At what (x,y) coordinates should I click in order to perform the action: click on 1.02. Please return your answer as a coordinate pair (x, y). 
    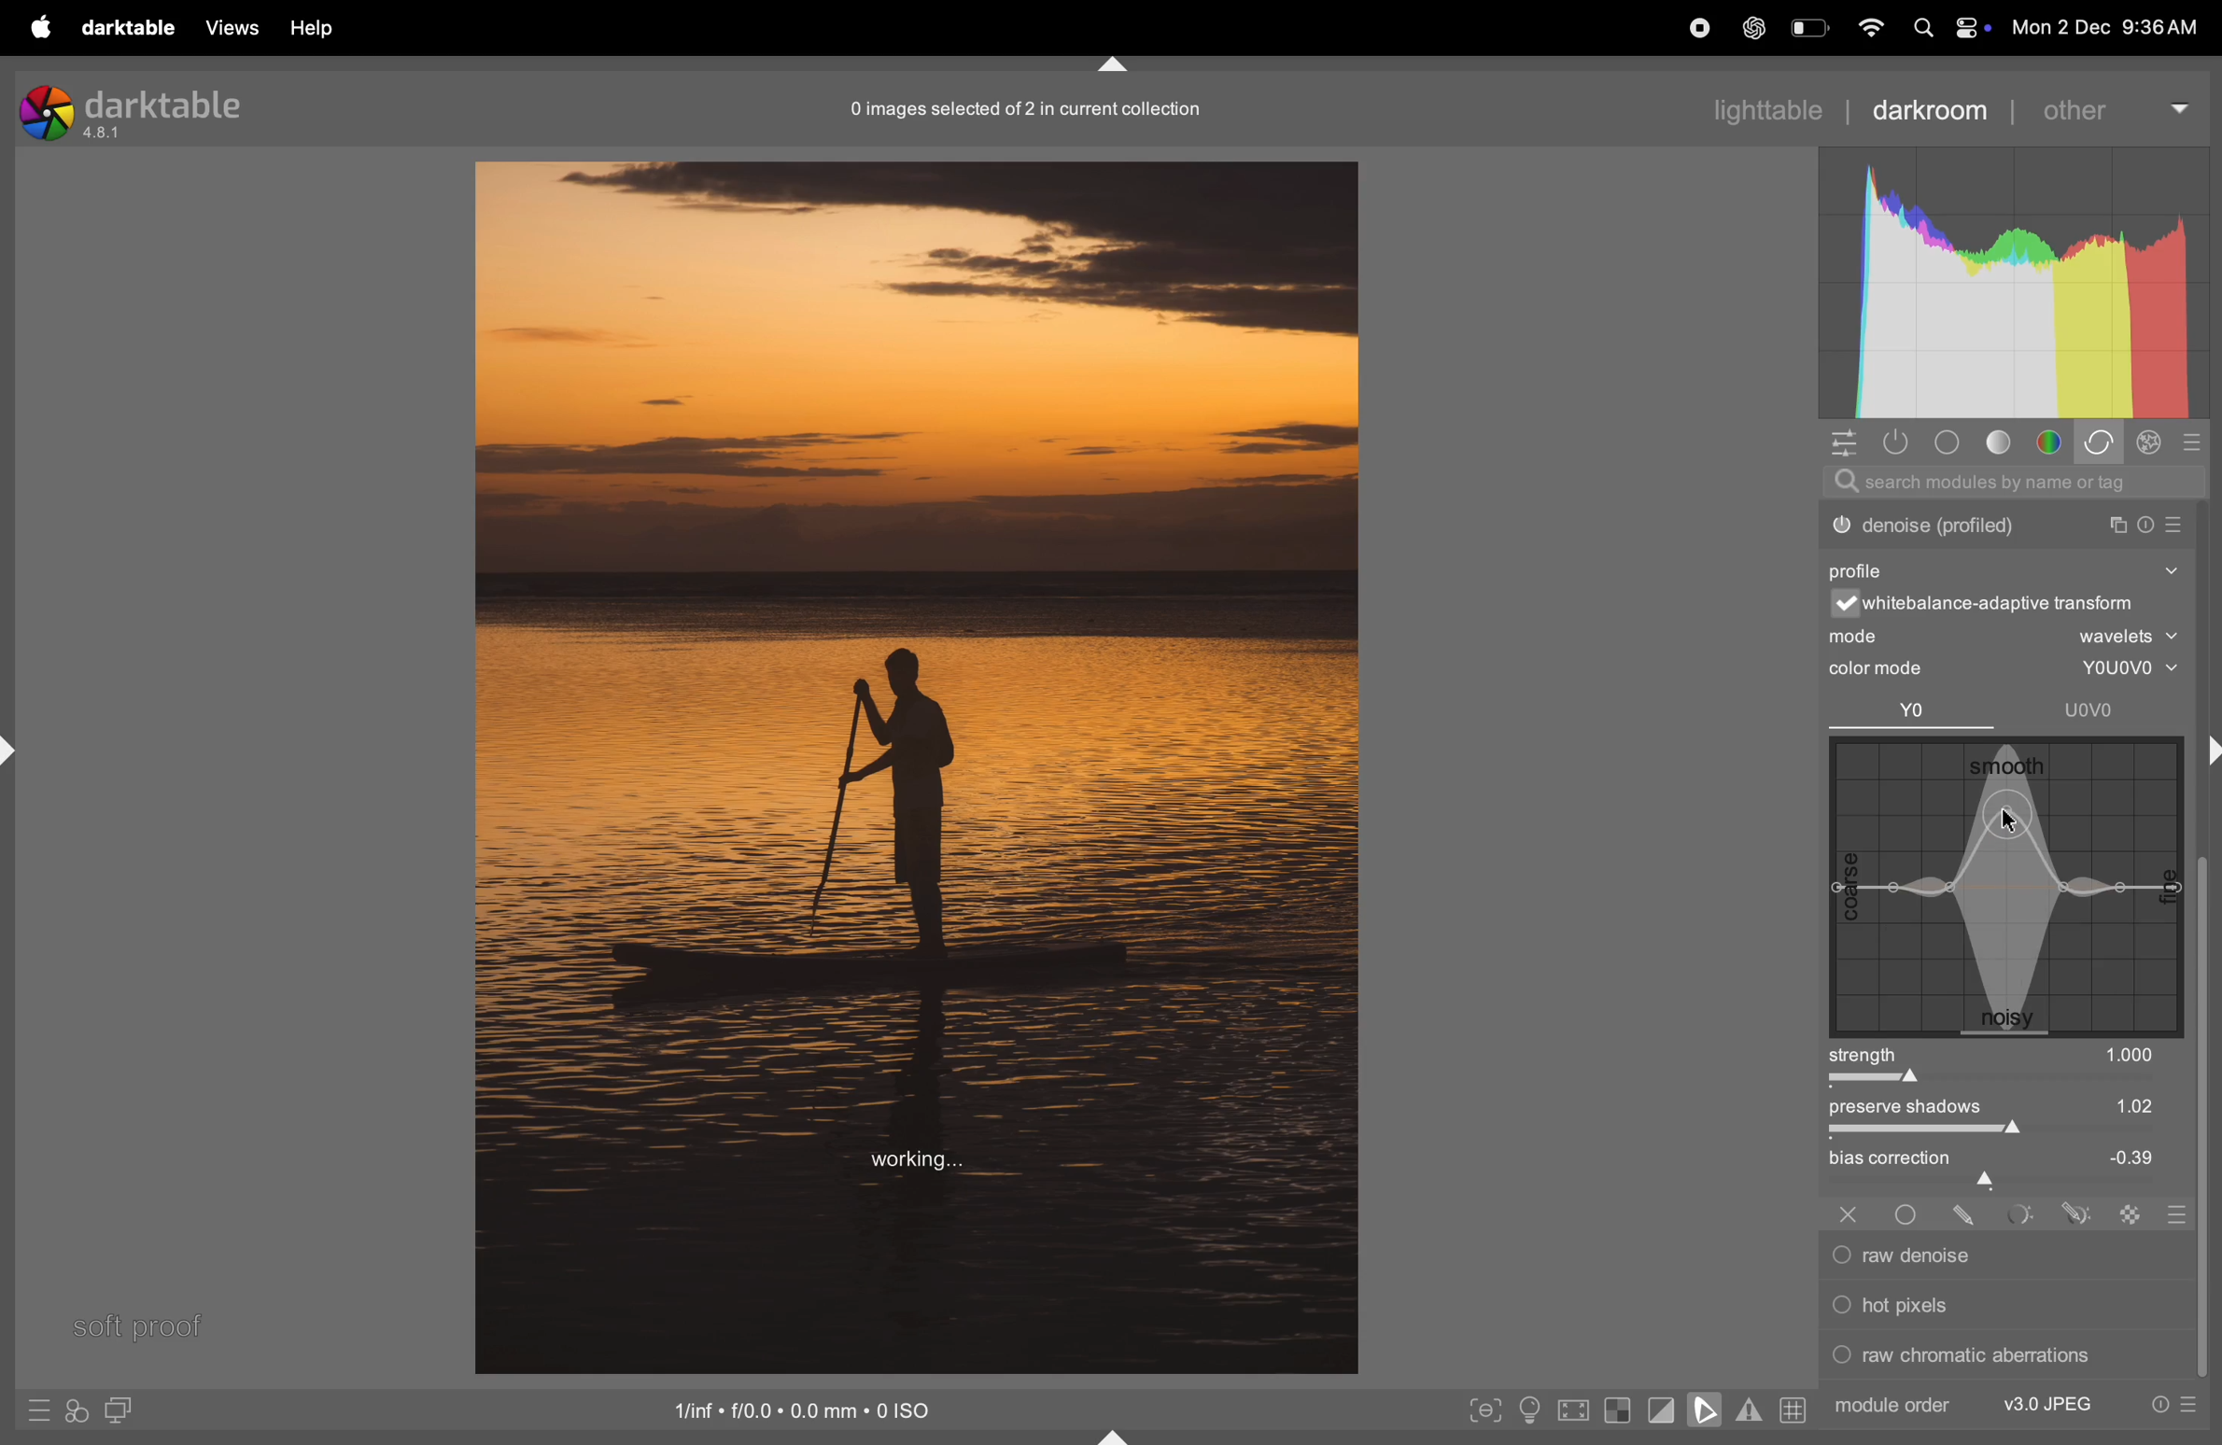
    Looking at the image, I should click on (2107, 1105).